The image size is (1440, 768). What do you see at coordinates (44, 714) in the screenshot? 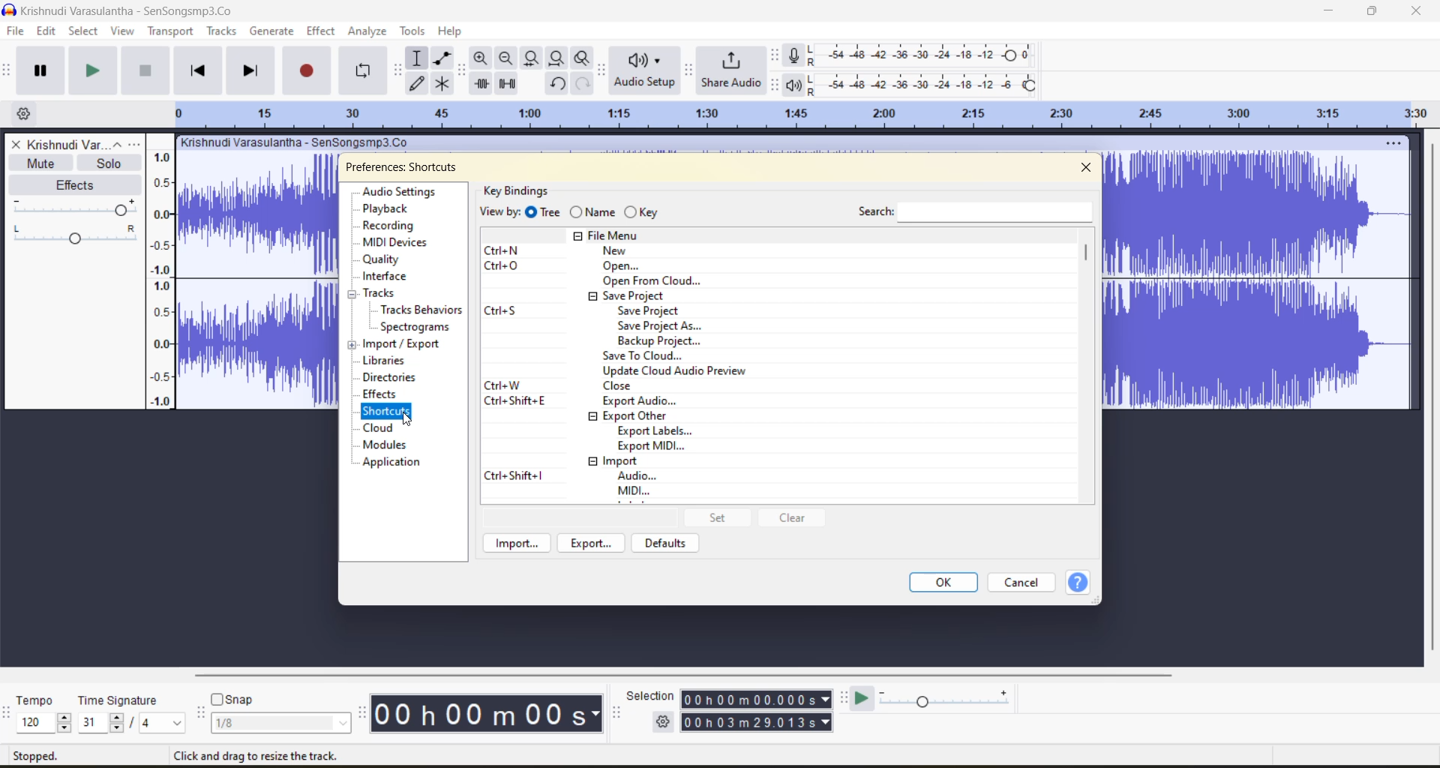
I see `tempo` at bounding box center [44, 714].